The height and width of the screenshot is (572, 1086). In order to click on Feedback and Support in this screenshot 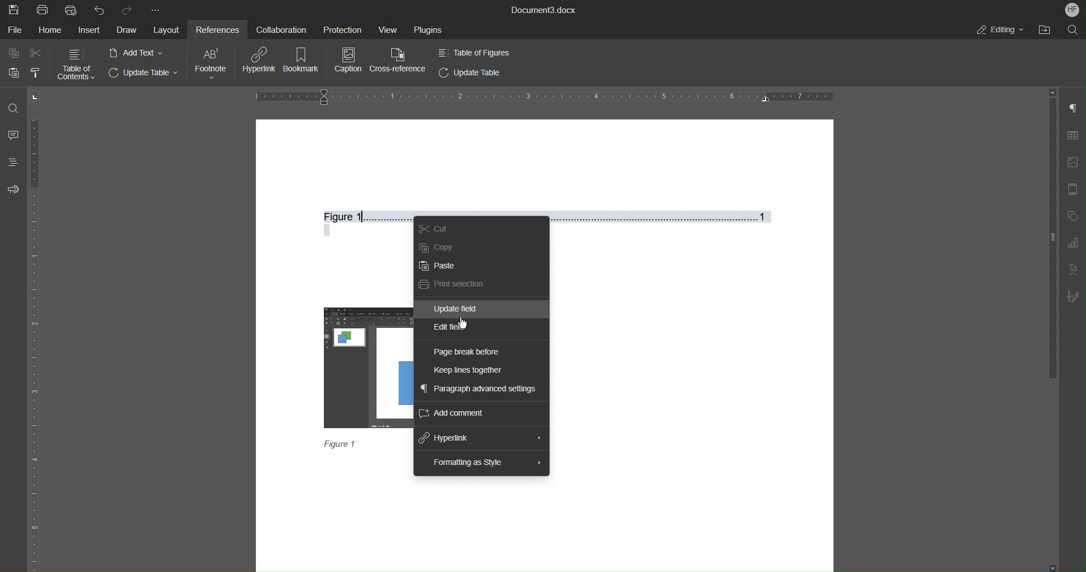, I will do `click(12, 190)`.